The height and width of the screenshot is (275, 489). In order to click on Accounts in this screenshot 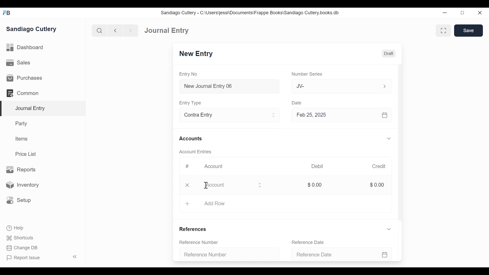, I will do `click(192, 139)`.